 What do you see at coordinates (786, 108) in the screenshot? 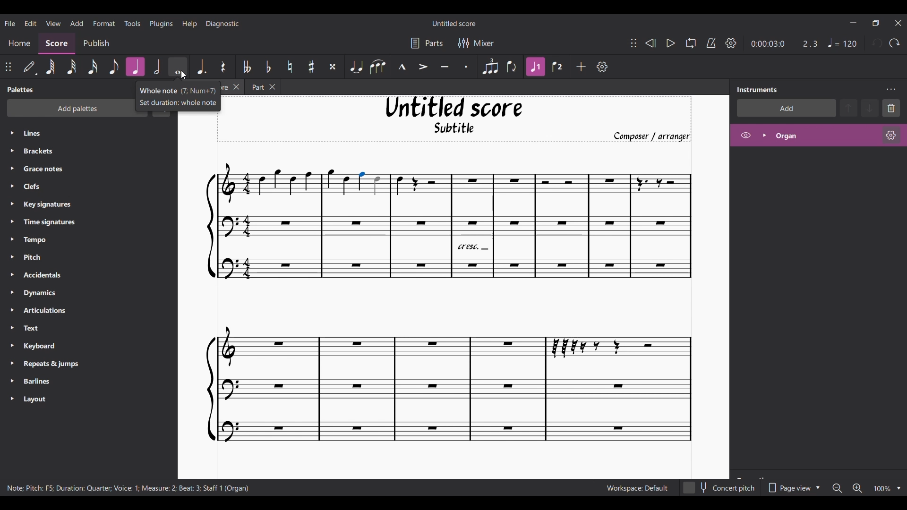
I see `Add instruments` at bounding box center [786, 108].